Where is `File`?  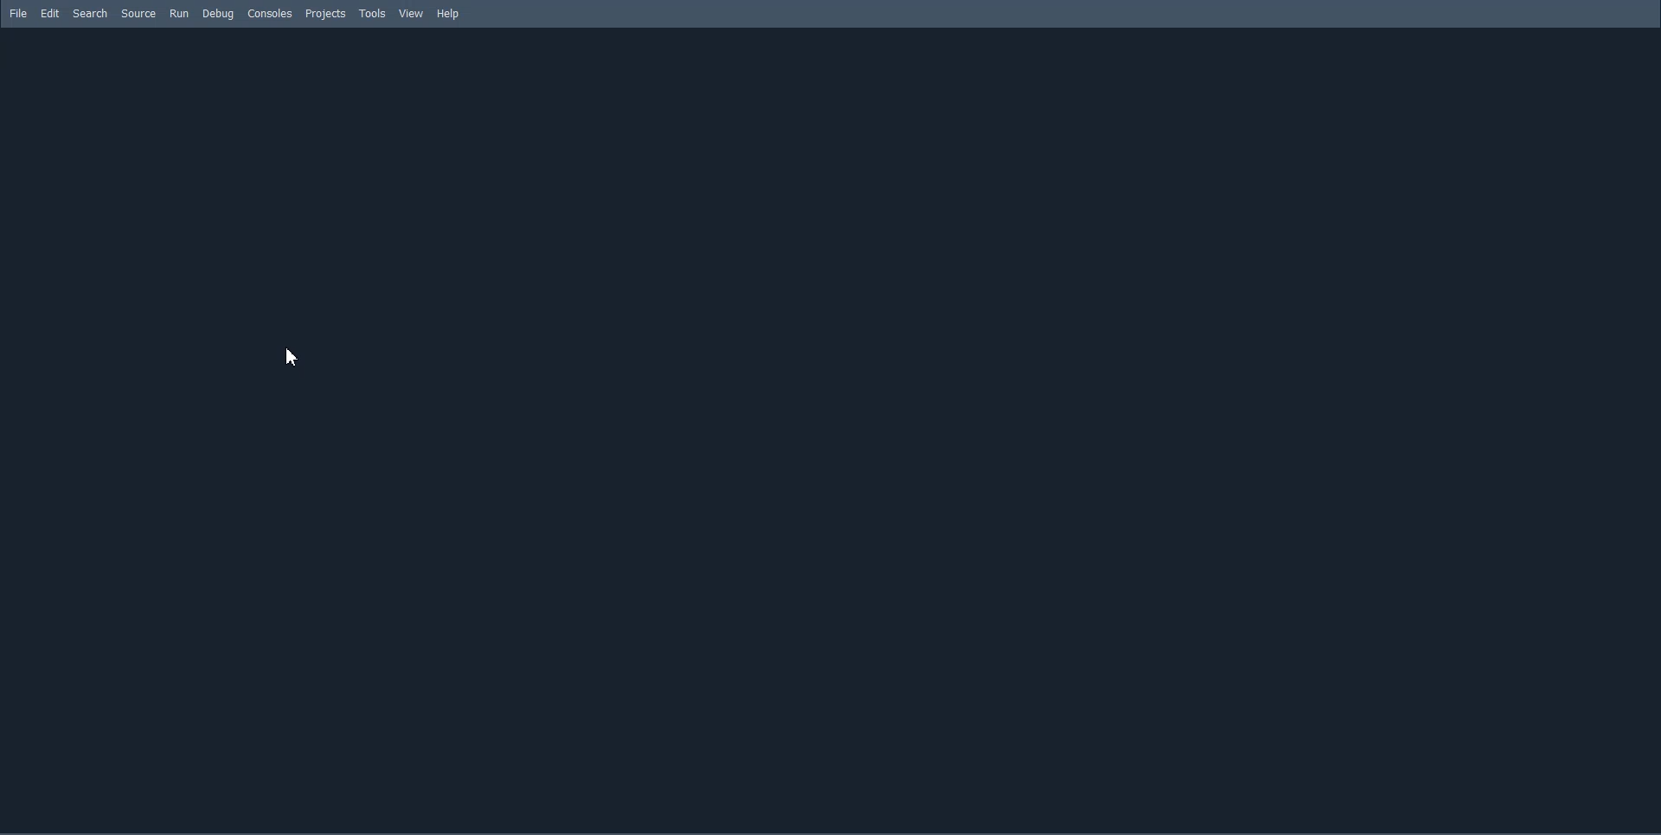
File is located at coordinates (18, 13).